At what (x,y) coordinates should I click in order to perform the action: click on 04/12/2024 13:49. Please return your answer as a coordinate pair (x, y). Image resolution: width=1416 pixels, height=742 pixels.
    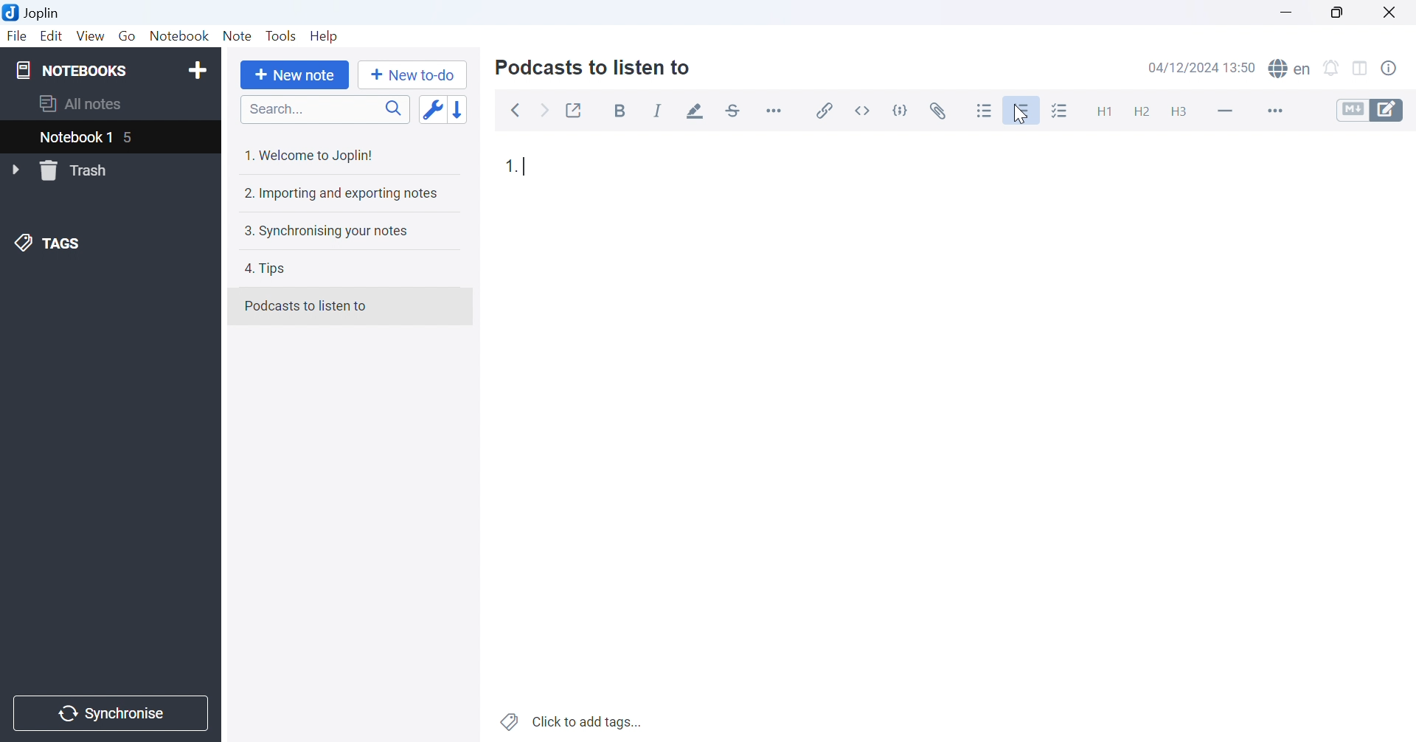
    Looking at the image, I should click on (1202, 68).